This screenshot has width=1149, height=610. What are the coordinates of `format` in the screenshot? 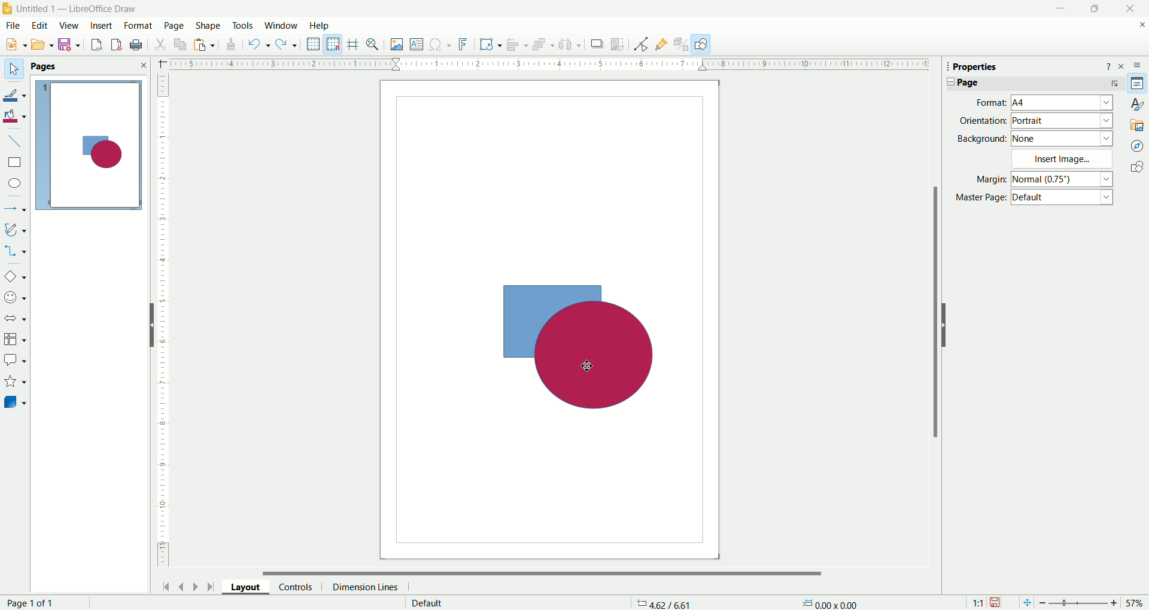 It's located at (1041, 102).